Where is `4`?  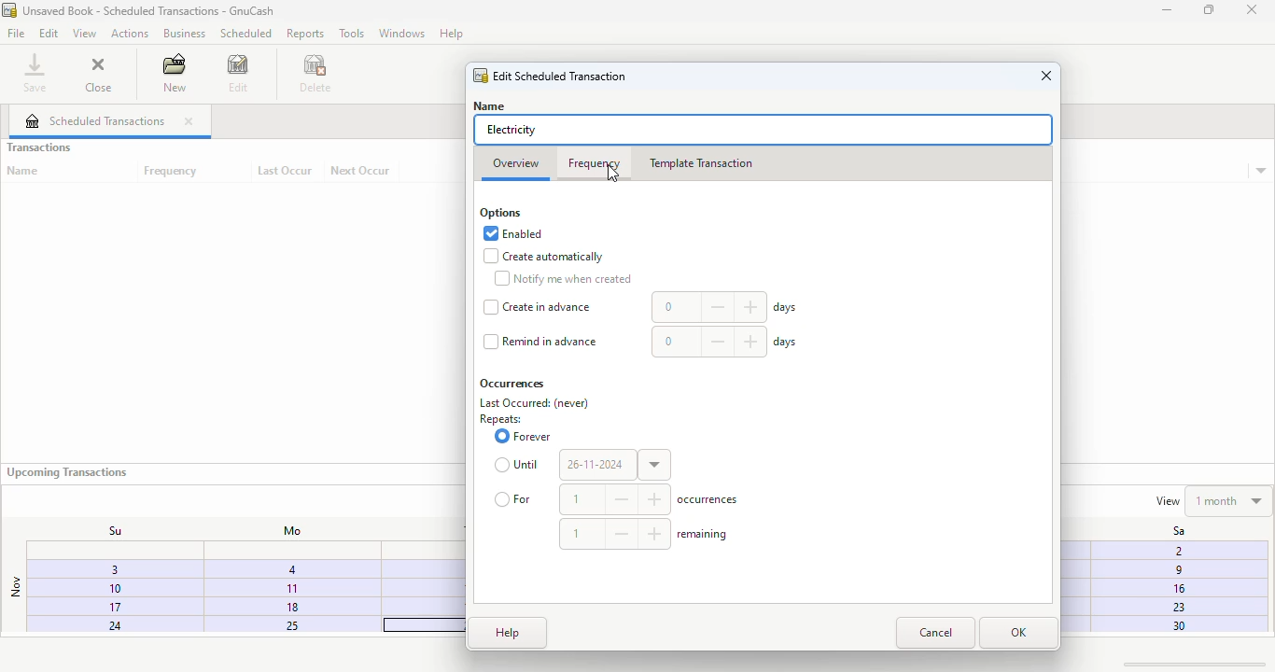
4 is located at coordinates (291, 568).